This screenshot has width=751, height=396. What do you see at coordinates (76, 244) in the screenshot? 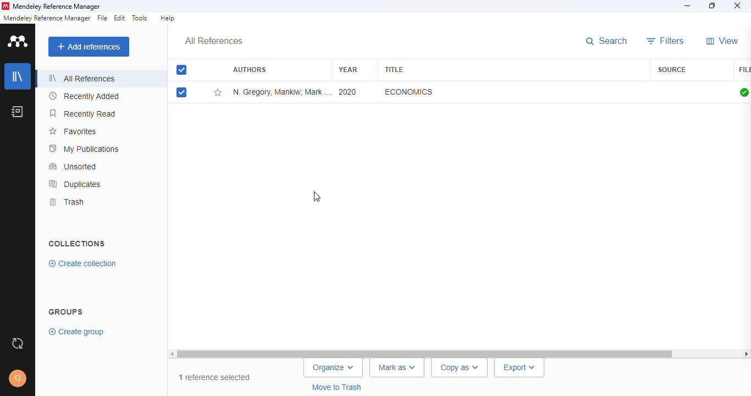
I see `collections` at bounding box center [76, 244].